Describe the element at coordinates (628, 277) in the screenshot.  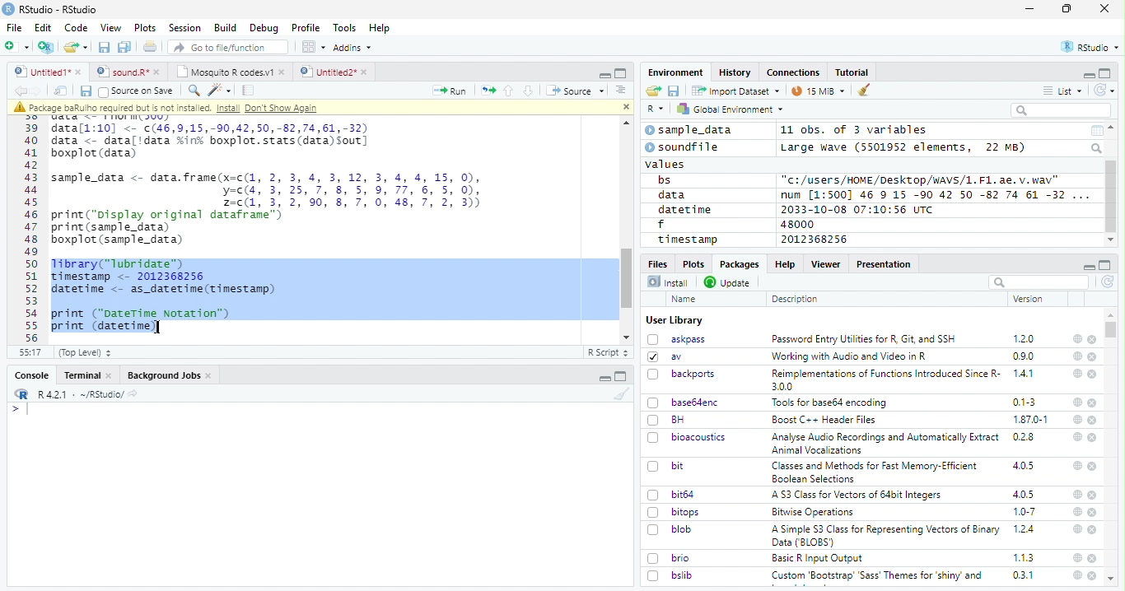
I see `scroll bar` at that location.